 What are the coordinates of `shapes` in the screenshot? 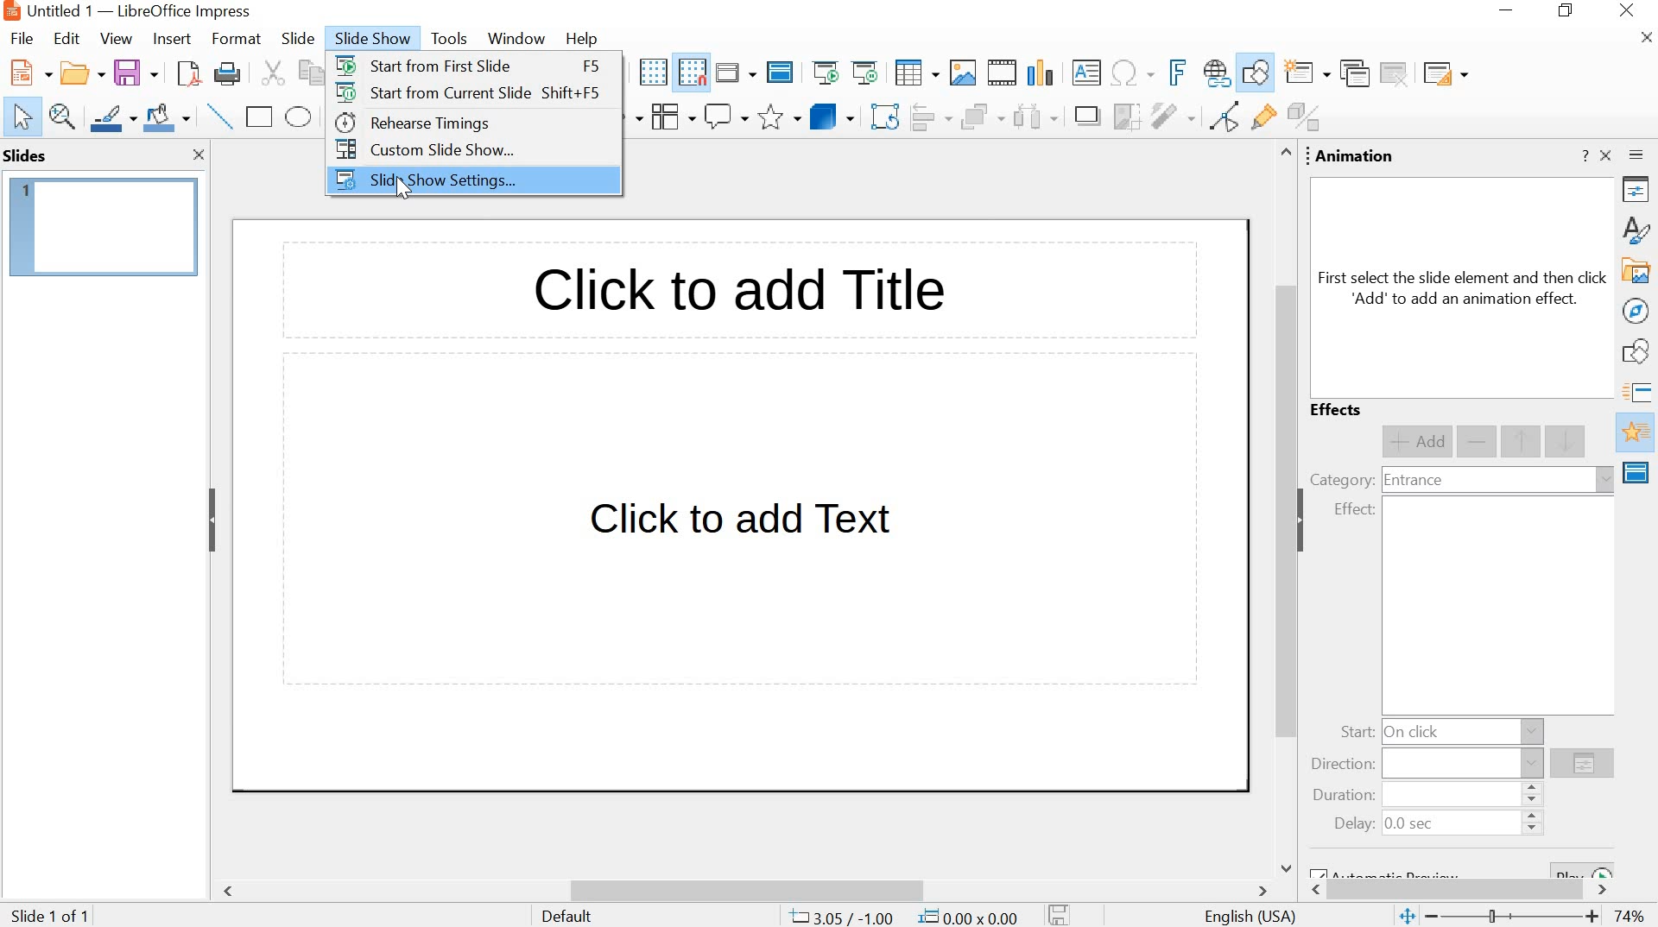 It's located at (1639, 354).